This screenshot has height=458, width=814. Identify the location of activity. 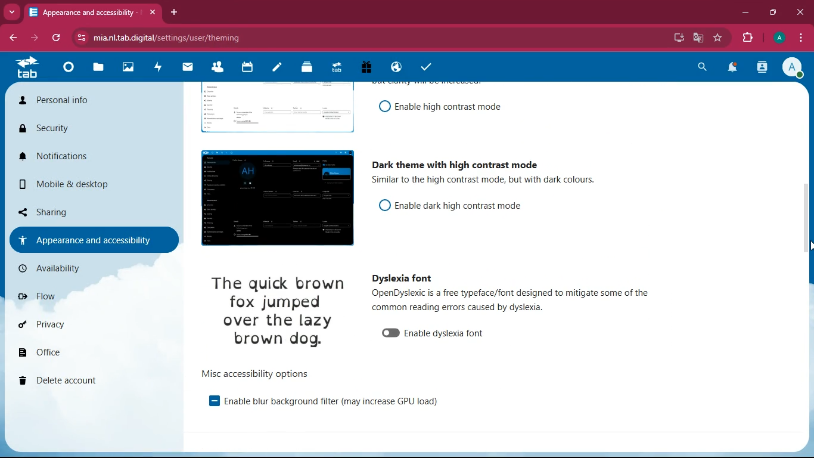
(161, 68).